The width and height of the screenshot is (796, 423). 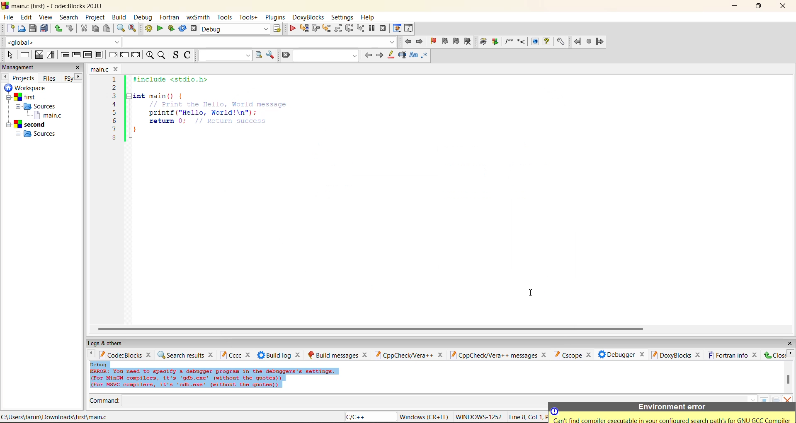 I want to click on resize, so click(x=759, y=5).